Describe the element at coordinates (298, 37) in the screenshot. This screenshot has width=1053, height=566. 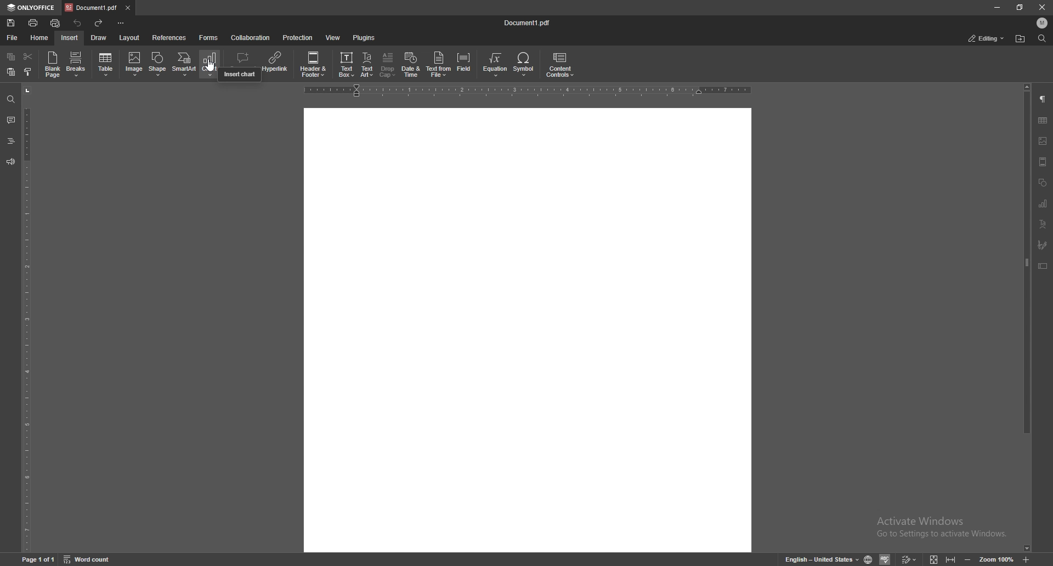
I see `protection` at that location.